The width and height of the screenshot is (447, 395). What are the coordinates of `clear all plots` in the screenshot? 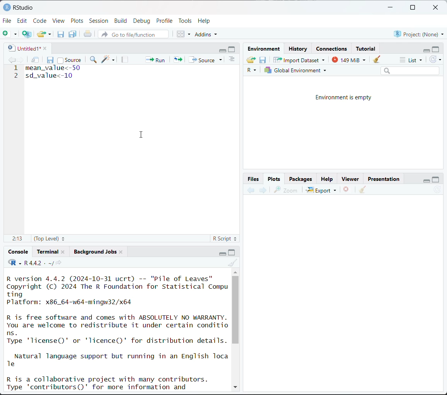 It's located at (363, 190).